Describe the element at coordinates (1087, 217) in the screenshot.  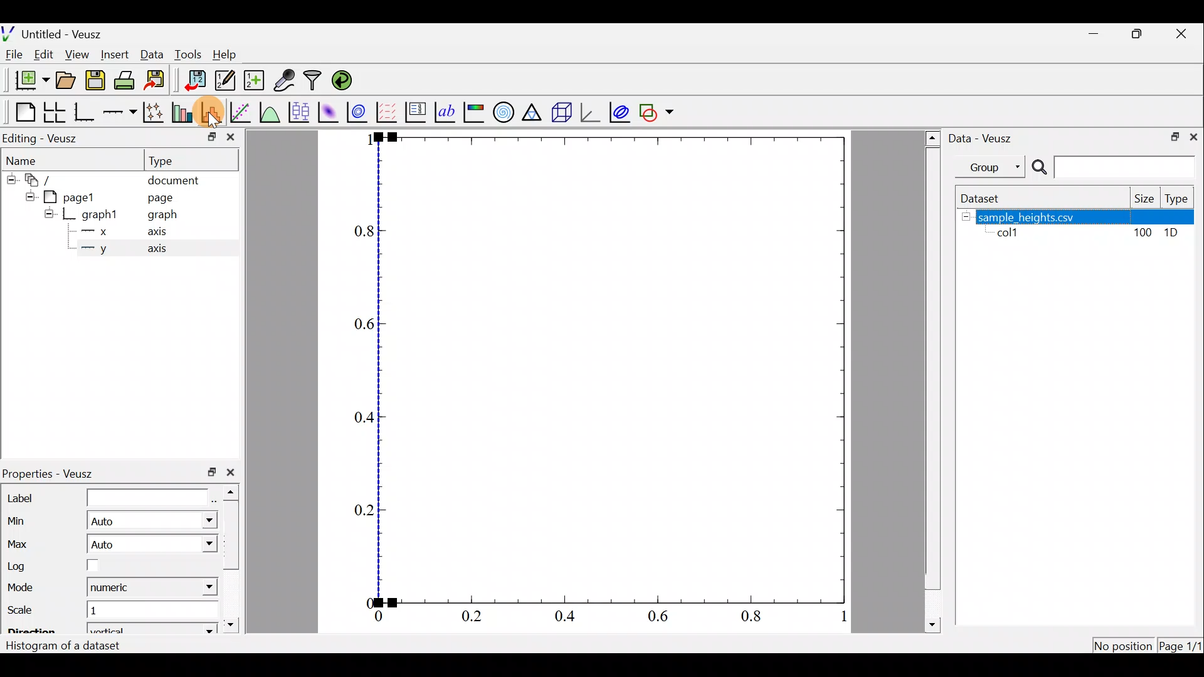
I see `sample heights.csv` at that location.